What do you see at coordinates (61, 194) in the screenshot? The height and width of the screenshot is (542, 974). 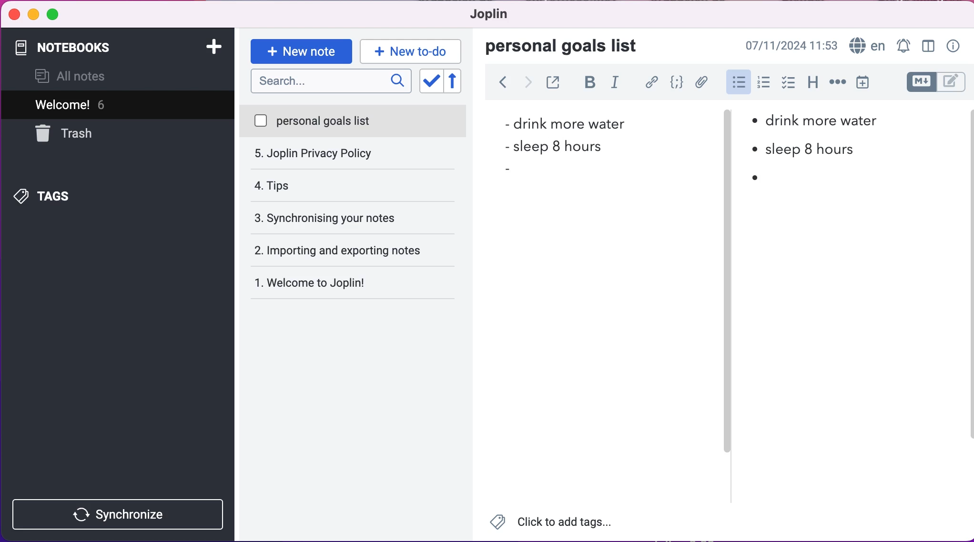 I see `tags` at bounding box center [61, 194].